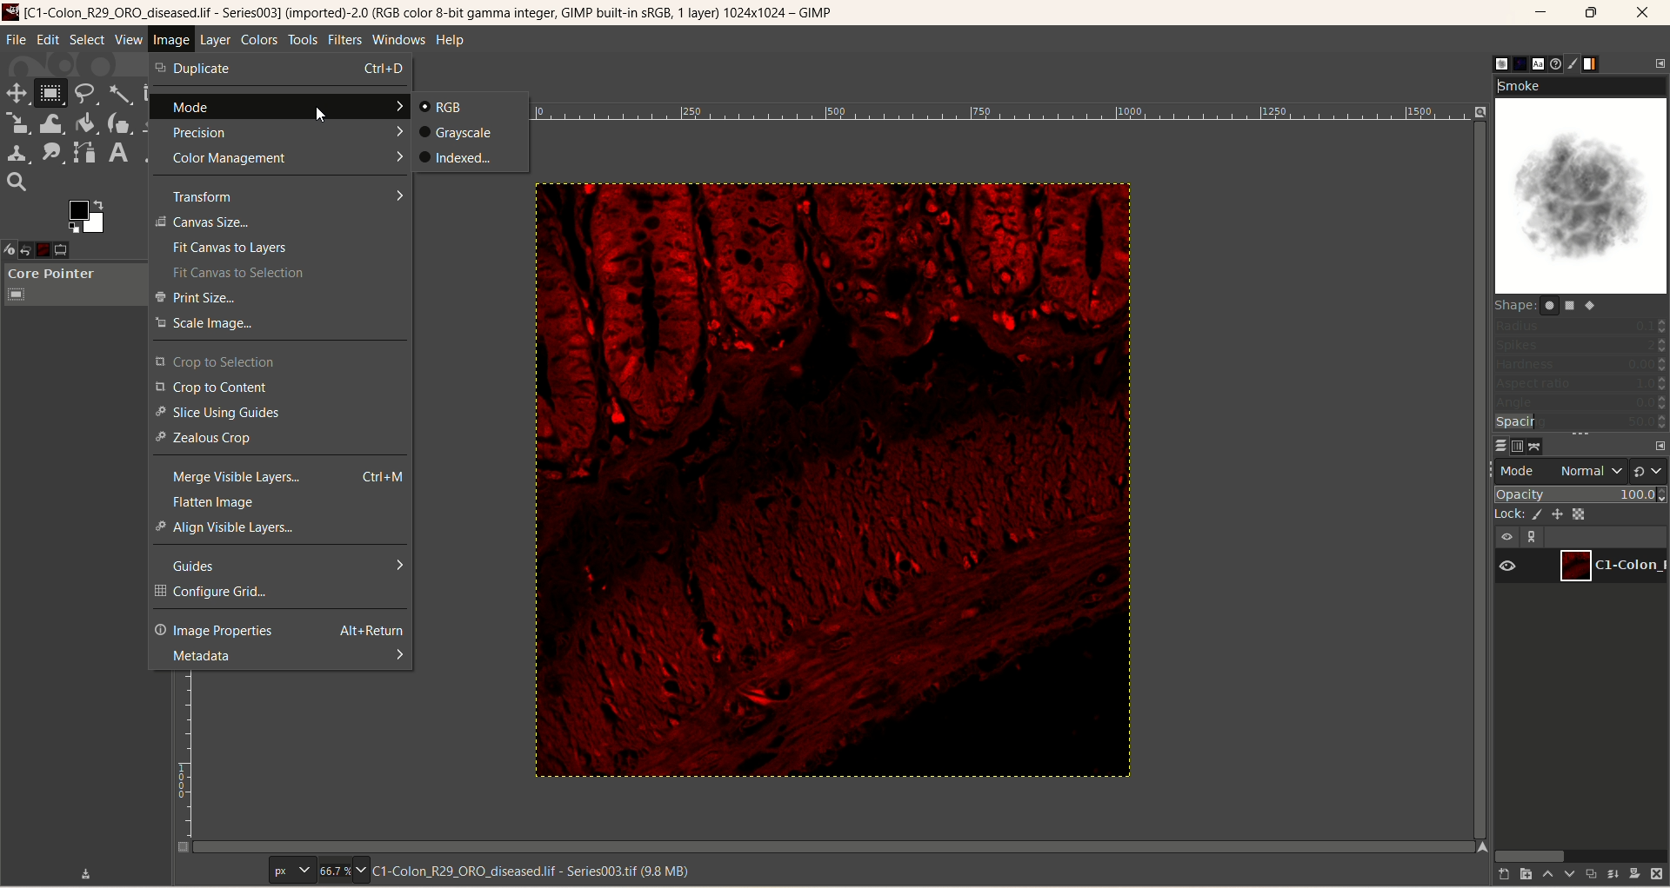  What do you see at coordinates (1542, 11) in the screenshot?
I see `minimize` at bounding box center [1542, 11].